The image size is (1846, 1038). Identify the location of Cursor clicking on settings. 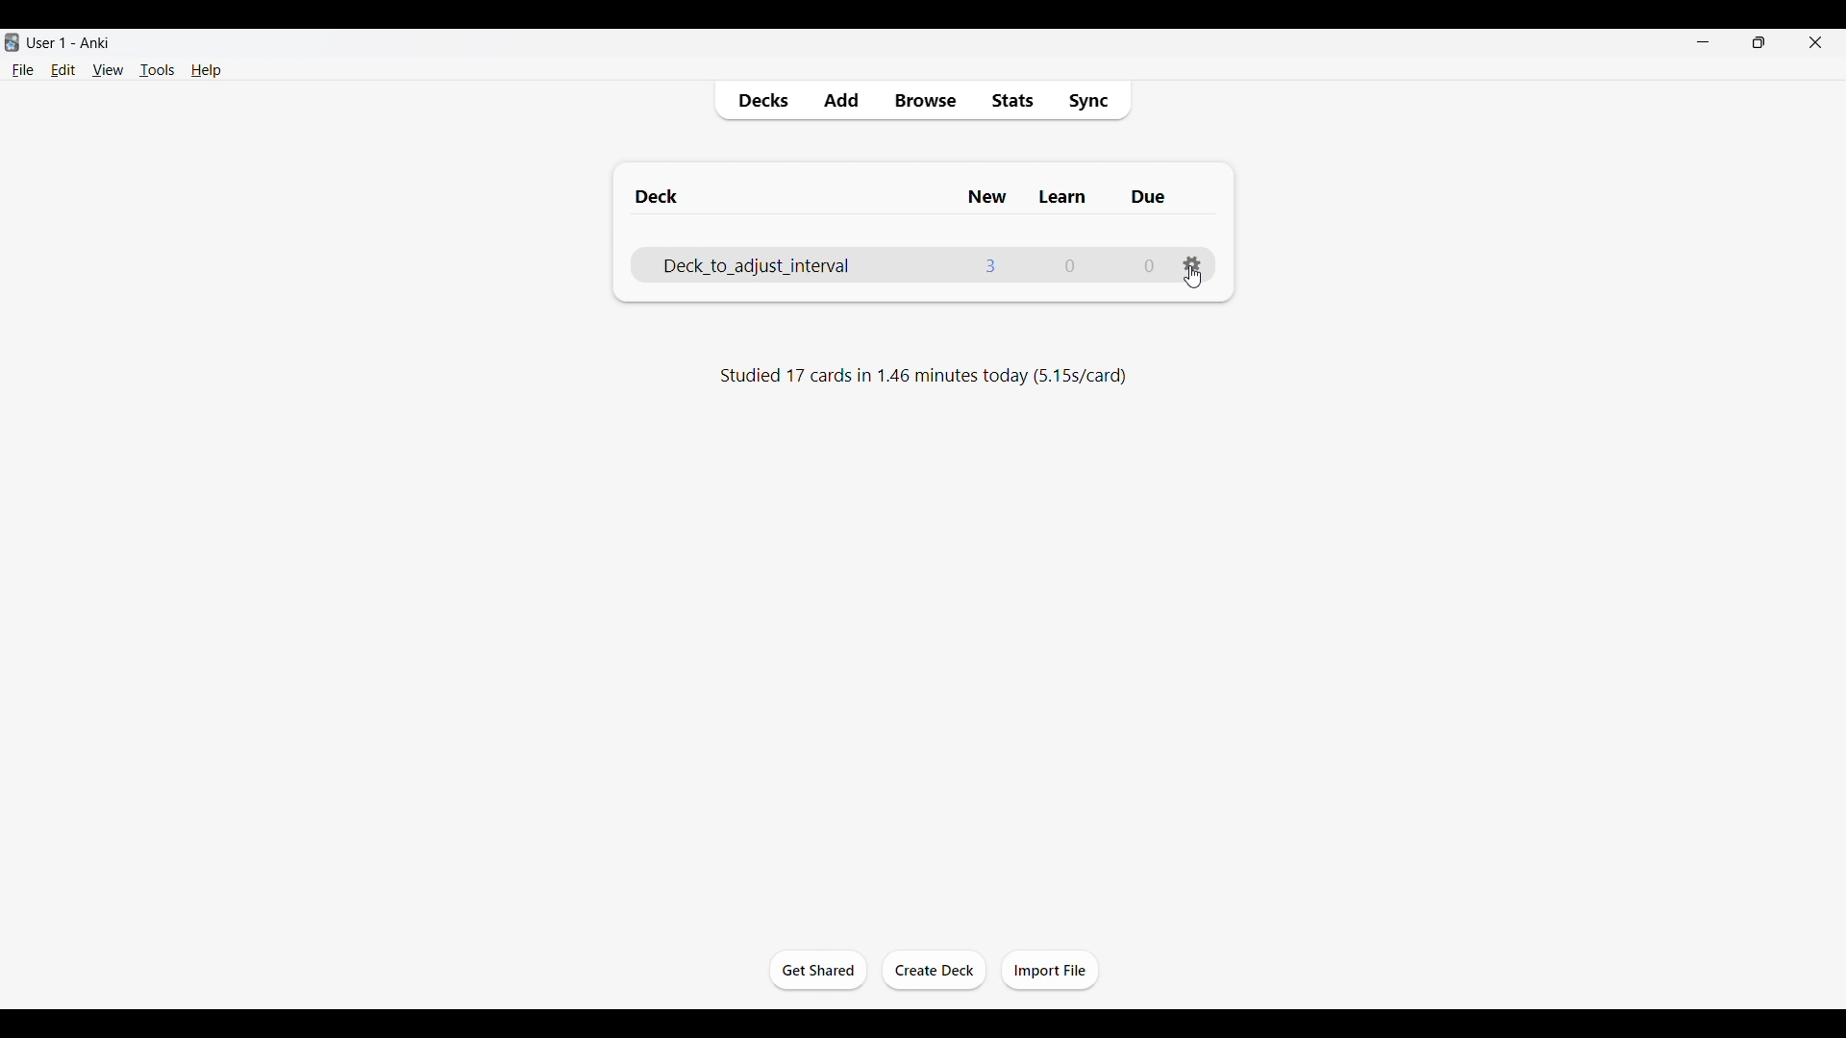
(1193, 278).